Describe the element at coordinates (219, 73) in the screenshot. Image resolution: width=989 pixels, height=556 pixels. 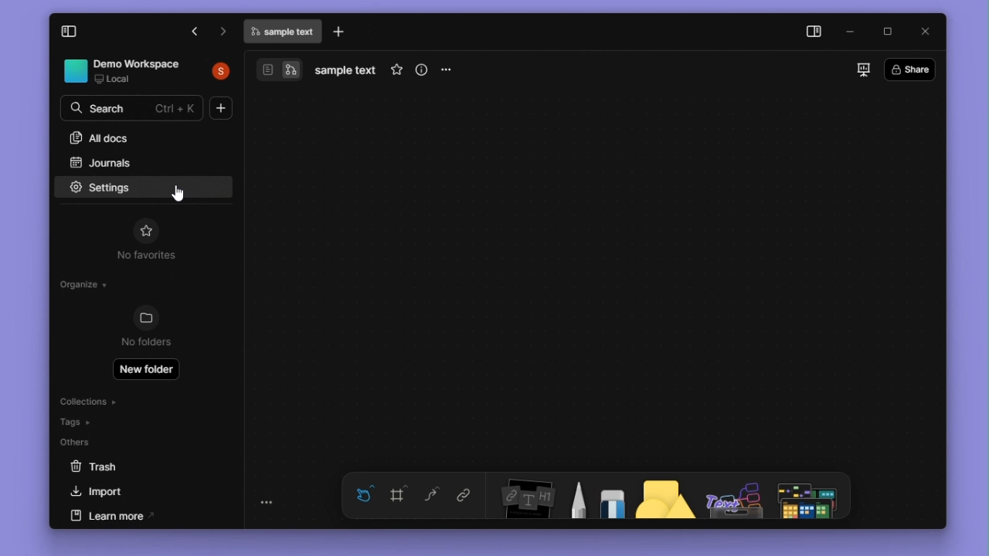
I see `account icon` at that location.